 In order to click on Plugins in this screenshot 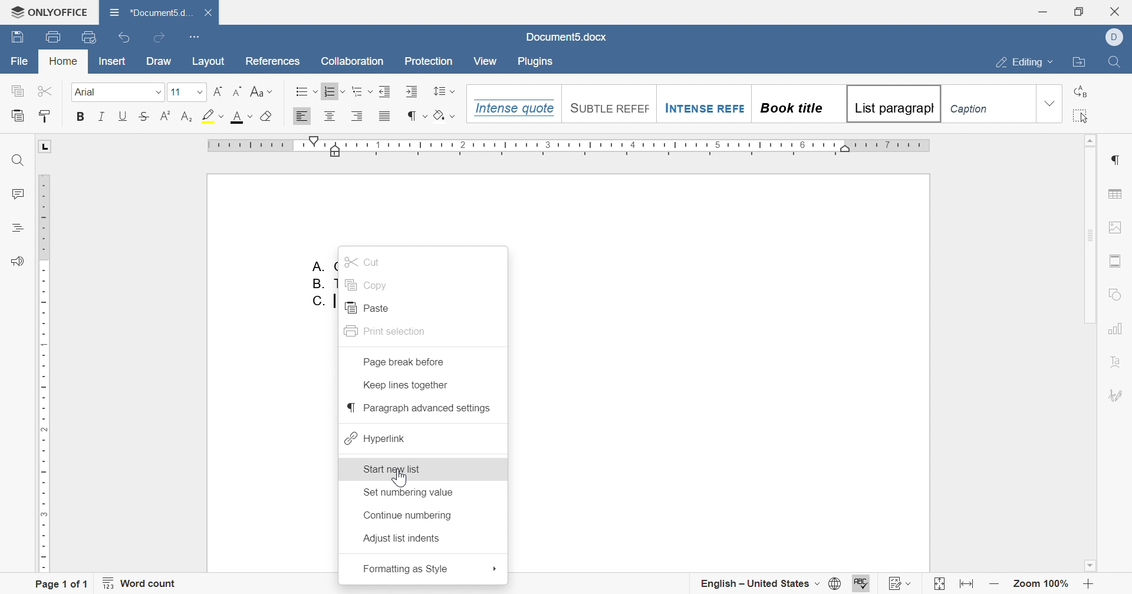, I will do `click(534, 62)`.